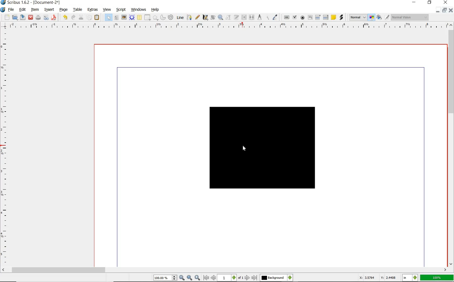  I want to click on scrollbar, so click(451, 145).